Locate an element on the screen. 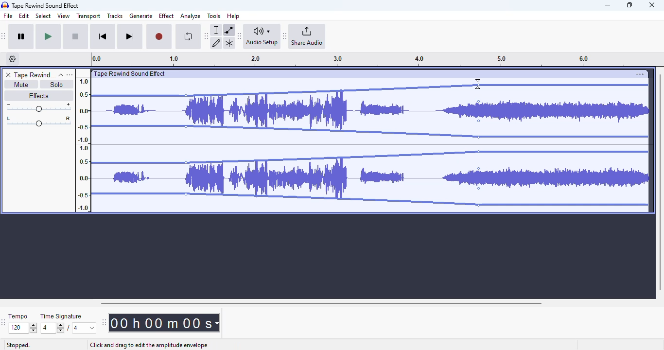  selection tool is located at coordinates (217, 30).